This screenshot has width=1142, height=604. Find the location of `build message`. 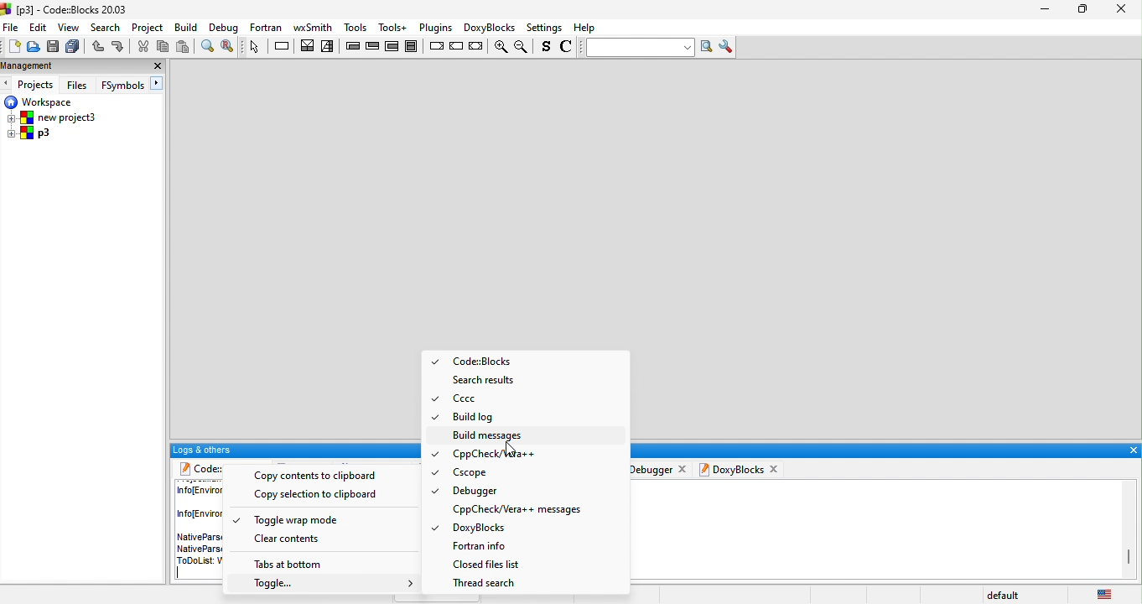

build message is located at coordinates (491, 435).